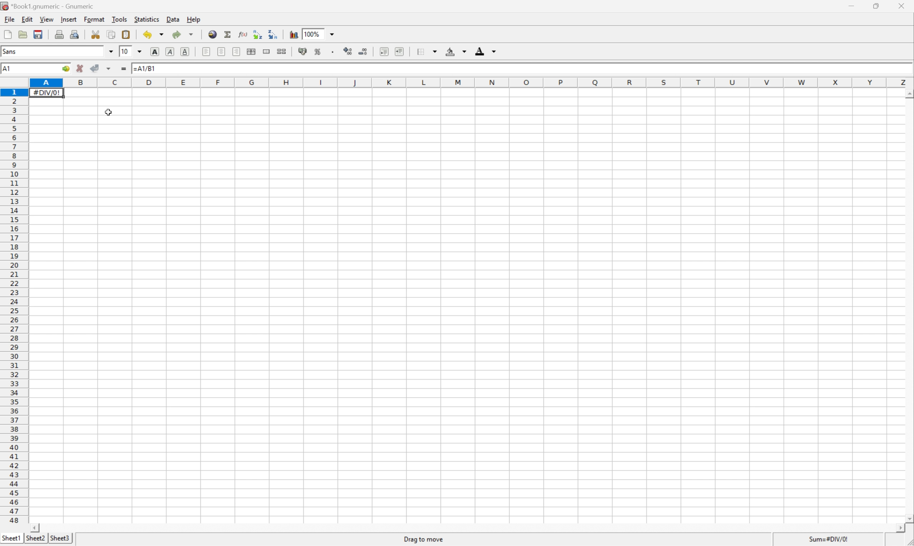 Image resolution: width=914 pixels, height=546 pixels. What do you see at coordinates (451, 52) in the screenshot?
I see `Background` at bounding box center [451, 52].